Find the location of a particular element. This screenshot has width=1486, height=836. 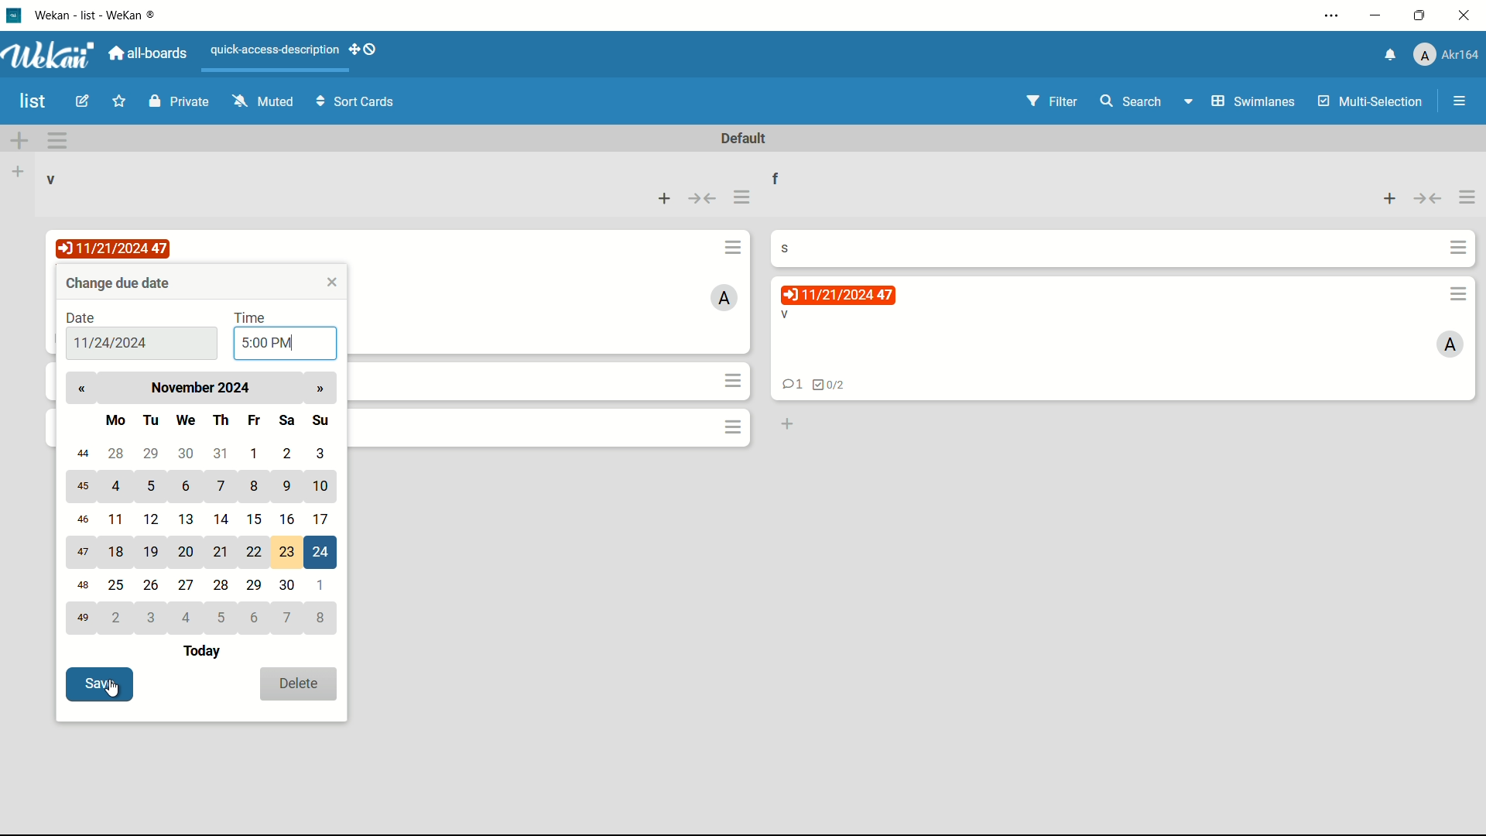

month and year is located at coordinates (205, 387).